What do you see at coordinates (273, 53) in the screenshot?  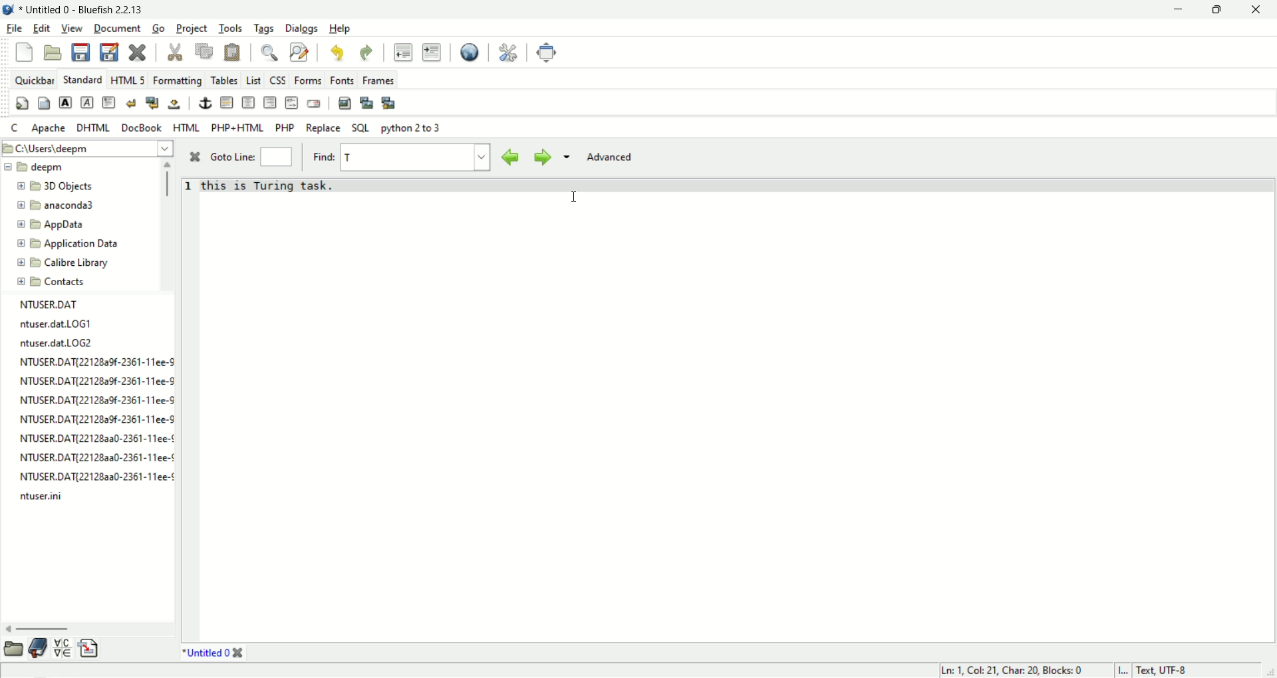 I see `find` at bounding box center [273, 53].